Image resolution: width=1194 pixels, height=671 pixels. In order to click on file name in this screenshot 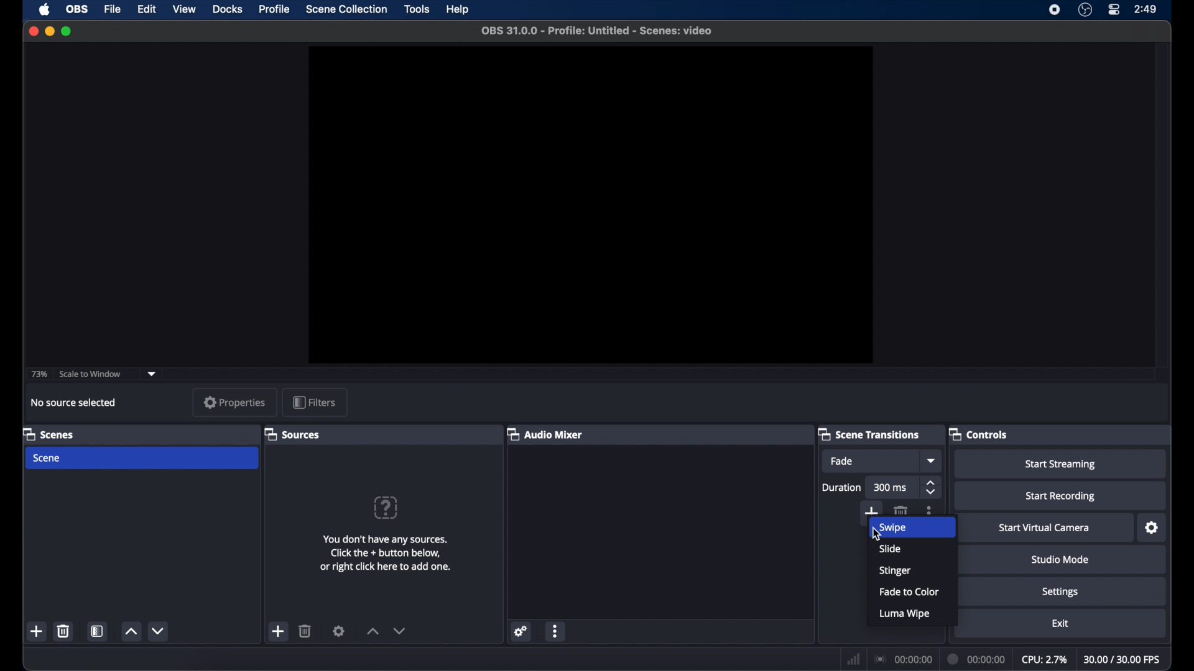, I will do `click(596, 30)`.